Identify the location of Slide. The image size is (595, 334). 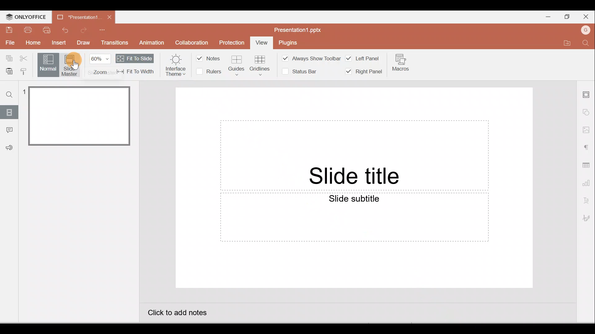
(82, 116).